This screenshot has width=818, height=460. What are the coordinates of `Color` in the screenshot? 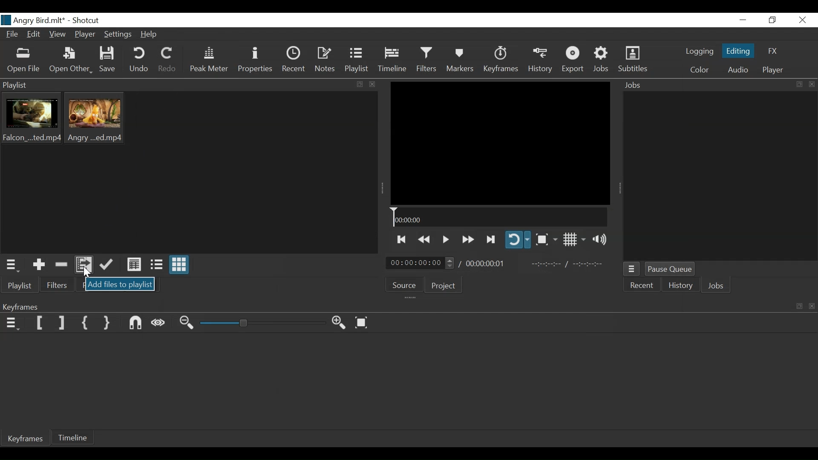 It's located at (699, 69).